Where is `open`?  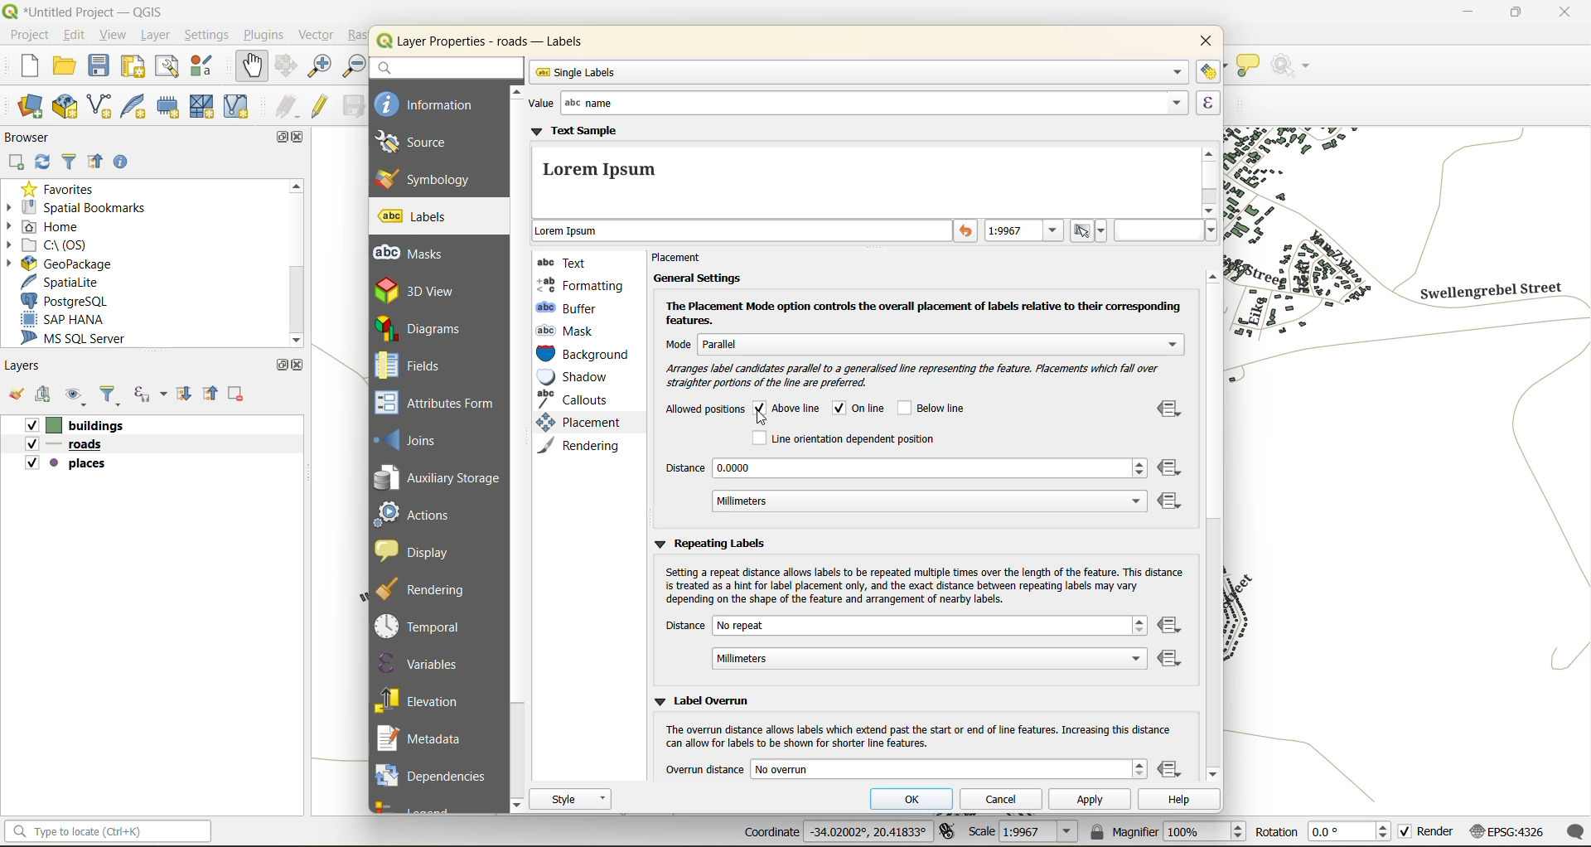
open is located at coordinates (67, 66).